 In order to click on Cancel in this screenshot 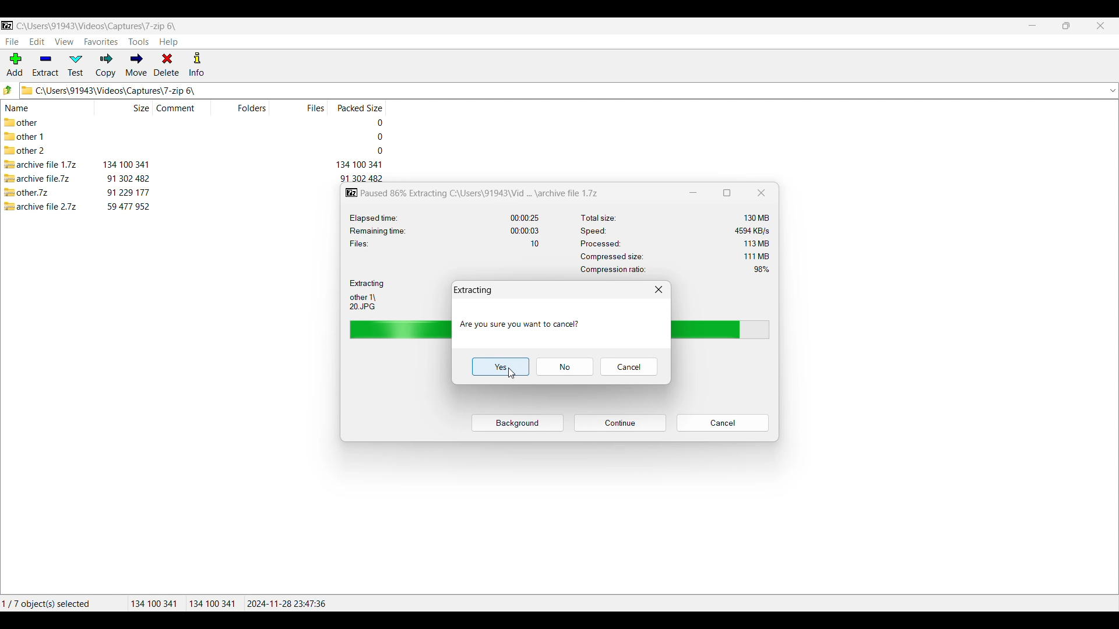, I will do `click(723, 423)`.